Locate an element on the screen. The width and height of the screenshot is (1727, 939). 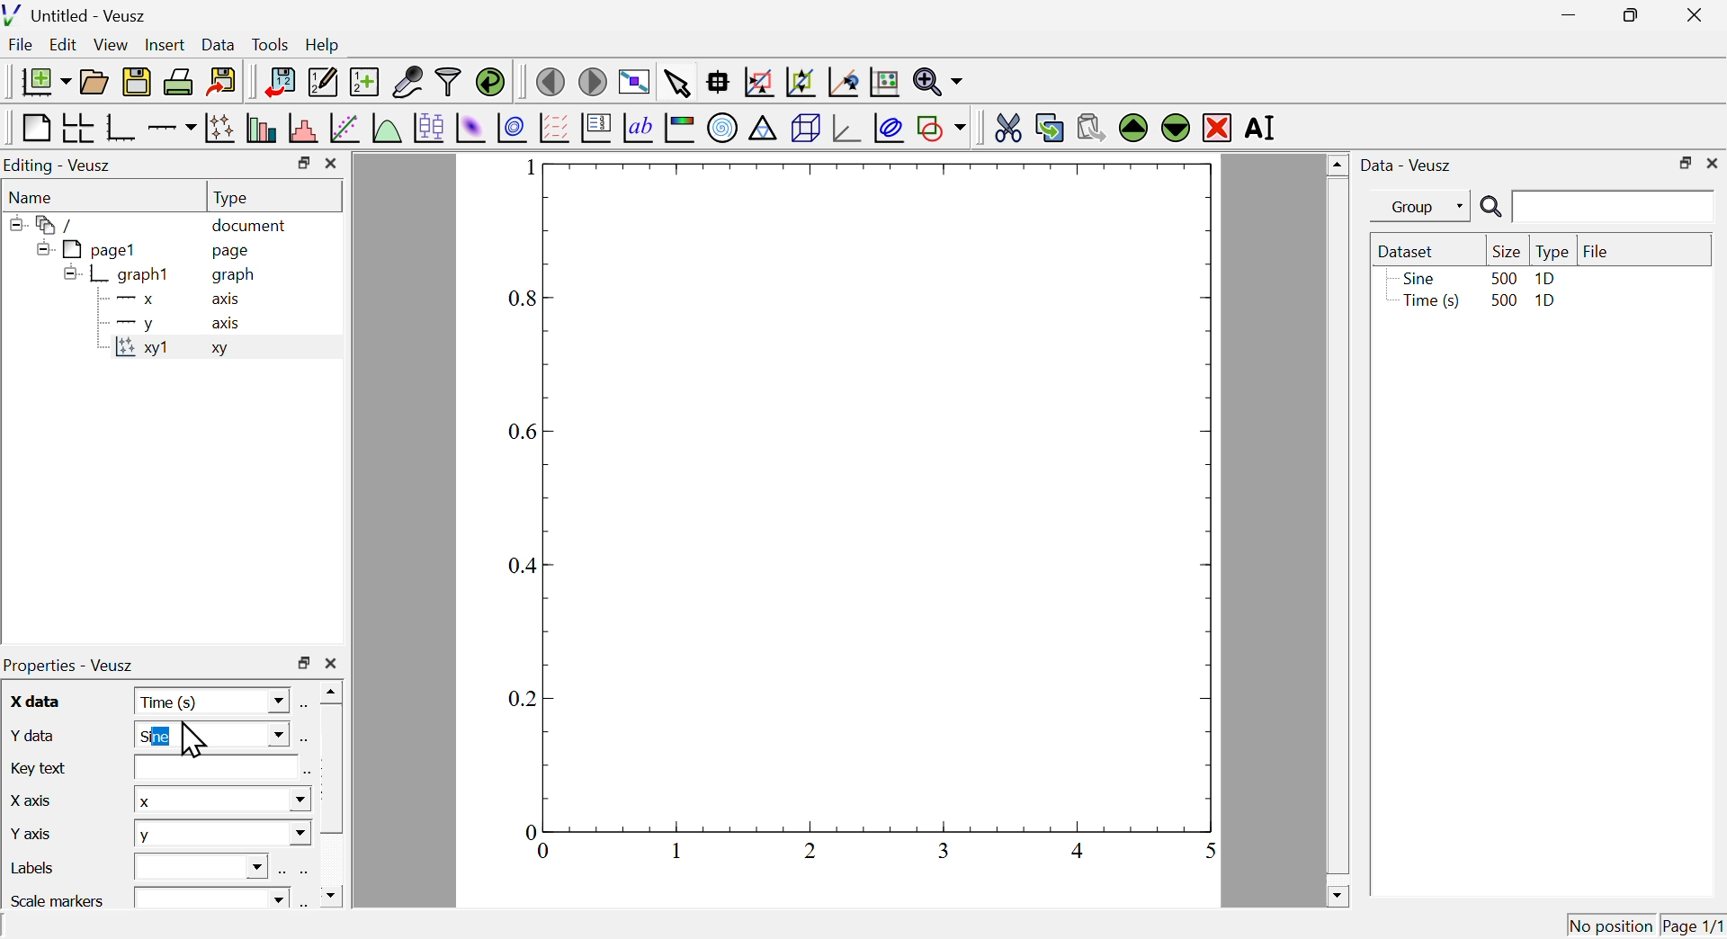
histogram of a dataset is located at coordinates (301, 128).